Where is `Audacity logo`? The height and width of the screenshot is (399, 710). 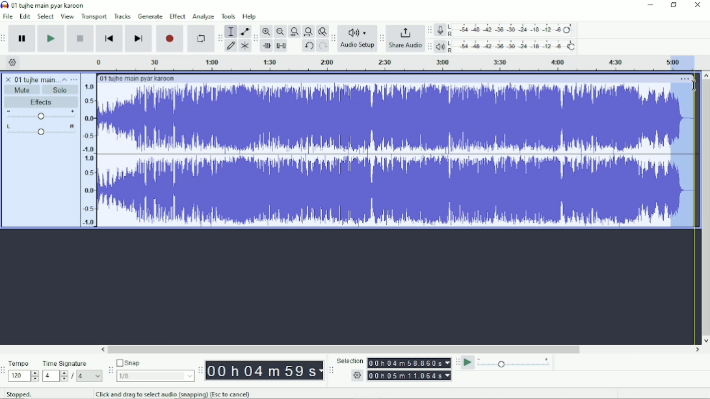
Audacity logo is located at coordinates (5, 5).